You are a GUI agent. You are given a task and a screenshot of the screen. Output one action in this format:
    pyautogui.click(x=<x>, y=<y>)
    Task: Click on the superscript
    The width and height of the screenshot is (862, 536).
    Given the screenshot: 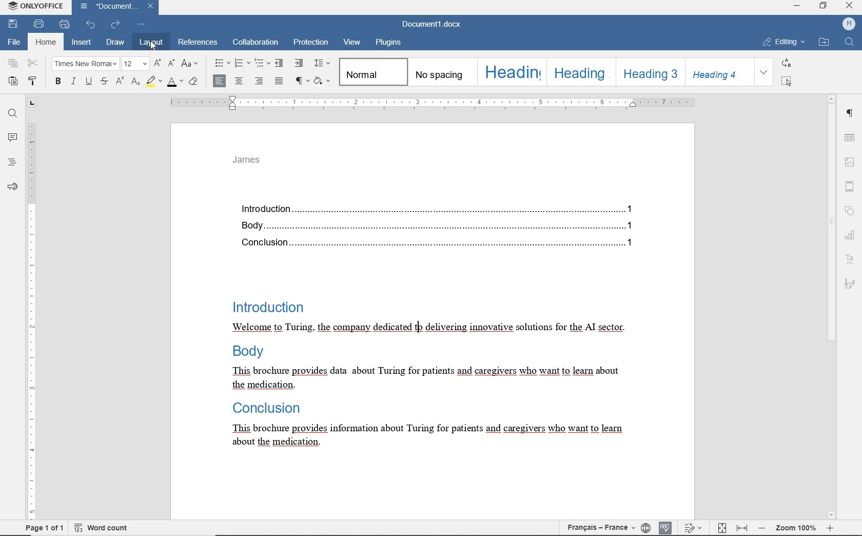 What is the action you would take?
    pyautogui.click(x=119, y=81)
    